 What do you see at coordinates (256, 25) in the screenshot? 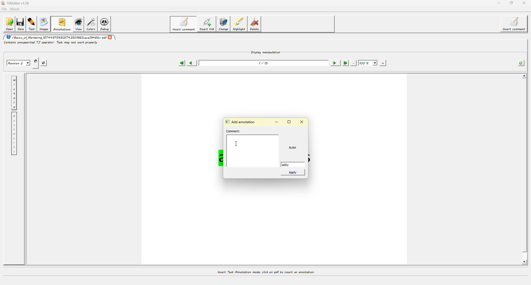
I see `delete` at bounding box center [256, 25].